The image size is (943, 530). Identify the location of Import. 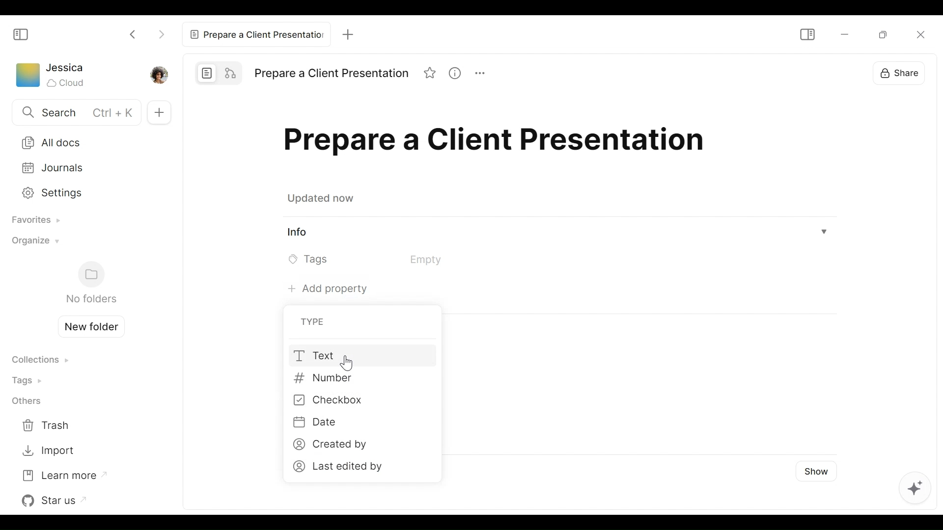
(48, 451).